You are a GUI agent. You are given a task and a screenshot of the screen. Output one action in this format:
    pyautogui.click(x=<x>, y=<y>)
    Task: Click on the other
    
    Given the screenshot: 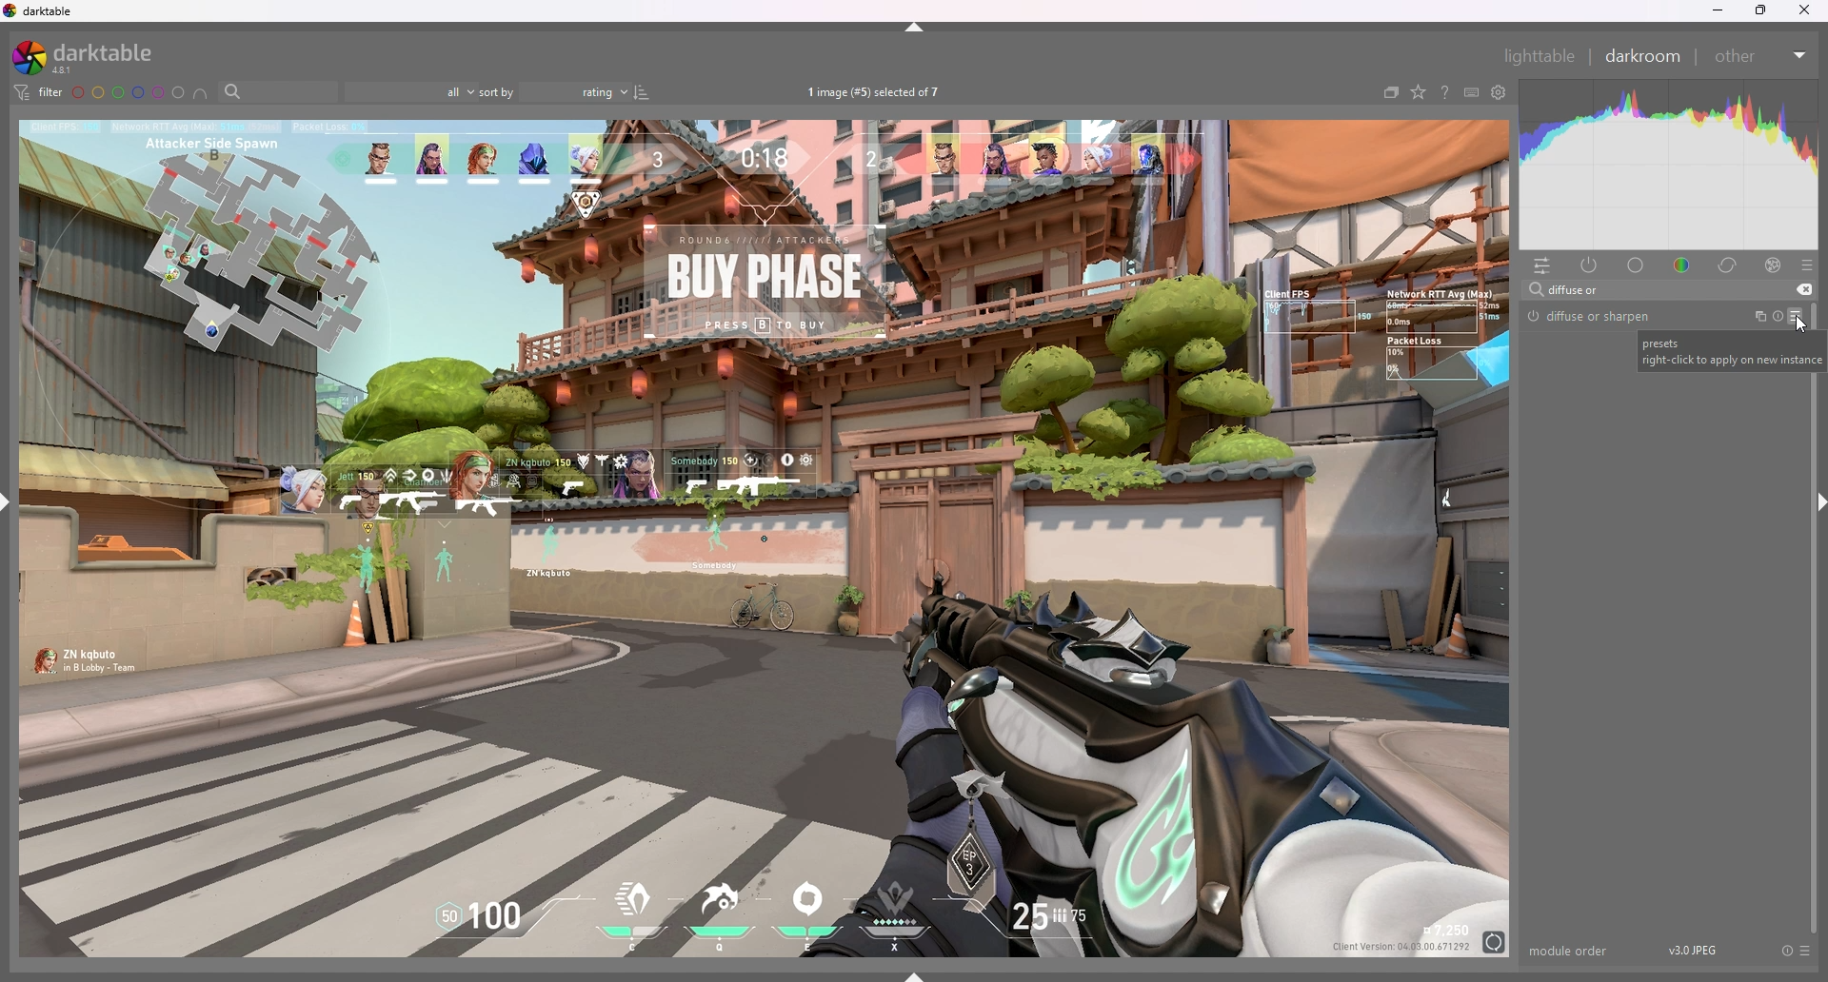 What is the action you would take?
    pyautogui.click(x=1762, y=56)
    